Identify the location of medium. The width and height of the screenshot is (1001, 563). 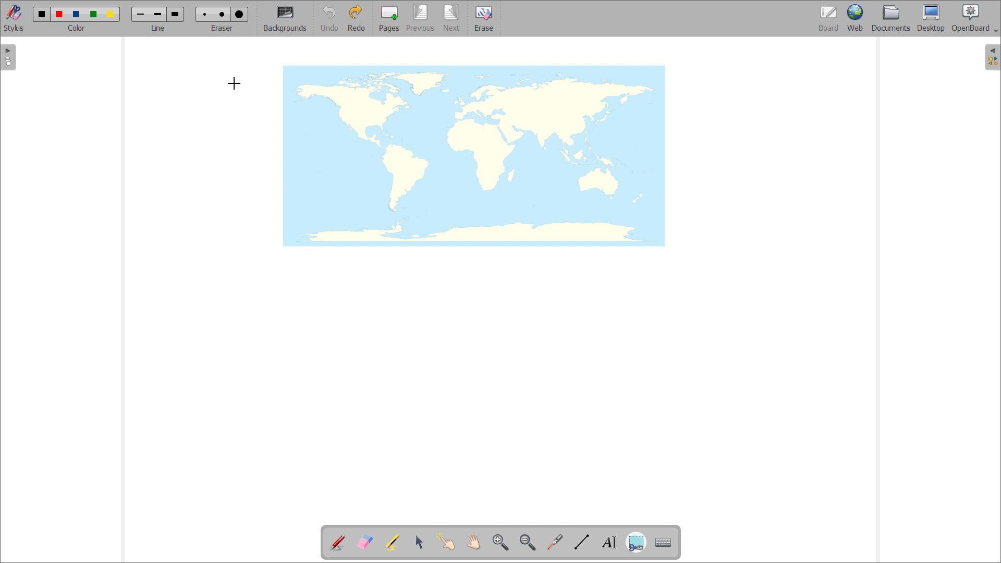
(157, 15).